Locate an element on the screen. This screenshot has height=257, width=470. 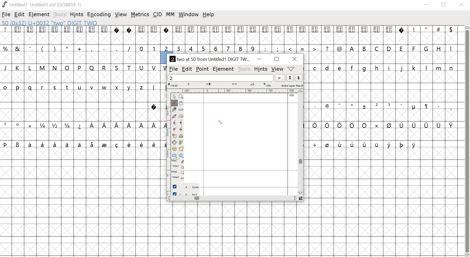
ruler is located at coordinates (181, 110).